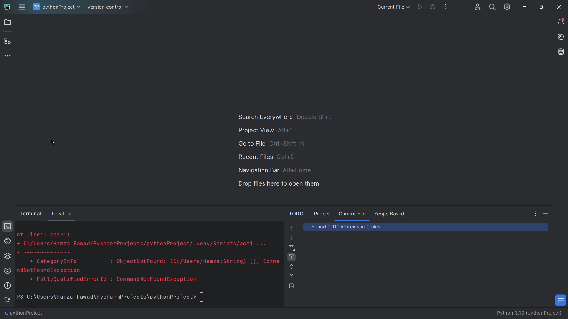 Image resolution: width=568 pixels, height=319 pixels. Describe the element at coordinates (7, 56) in the screenshot. I see `More ` at that location.